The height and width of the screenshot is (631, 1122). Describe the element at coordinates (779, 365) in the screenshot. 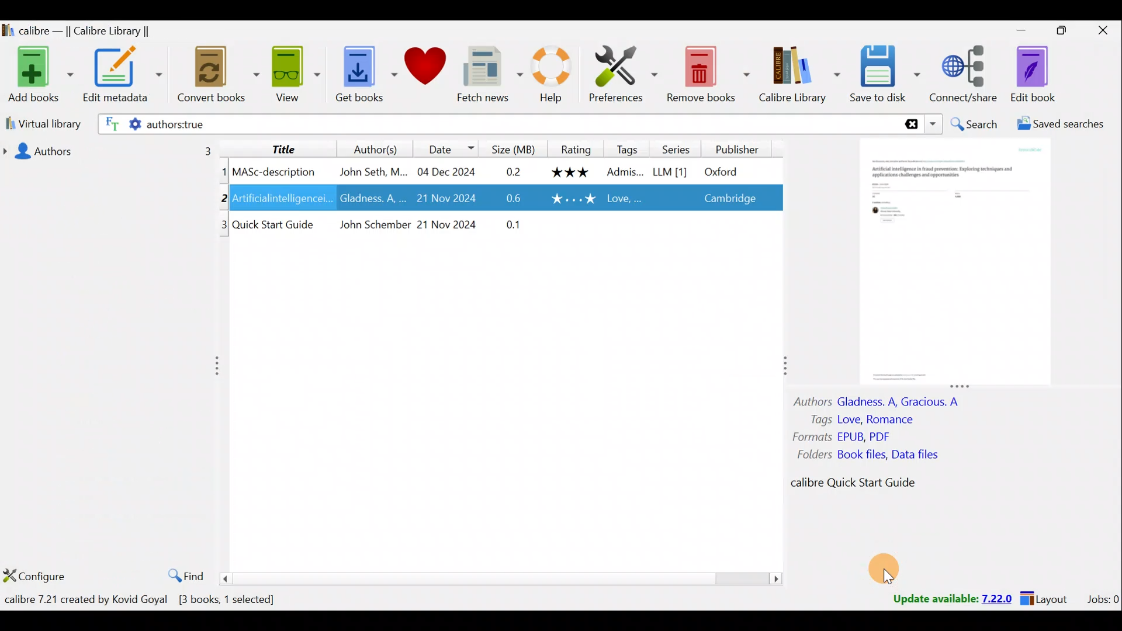

I see `Adjust column` at that location.